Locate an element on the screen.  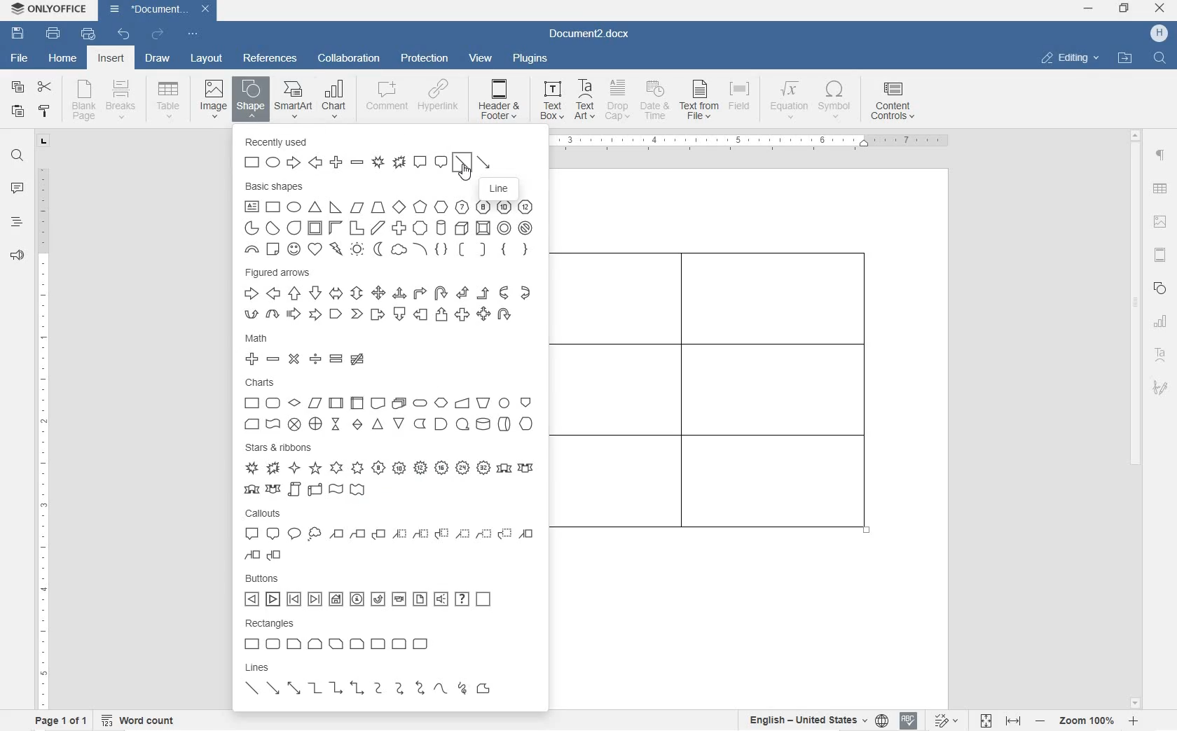
fit to page or width is located at coordinates (1000, 720).